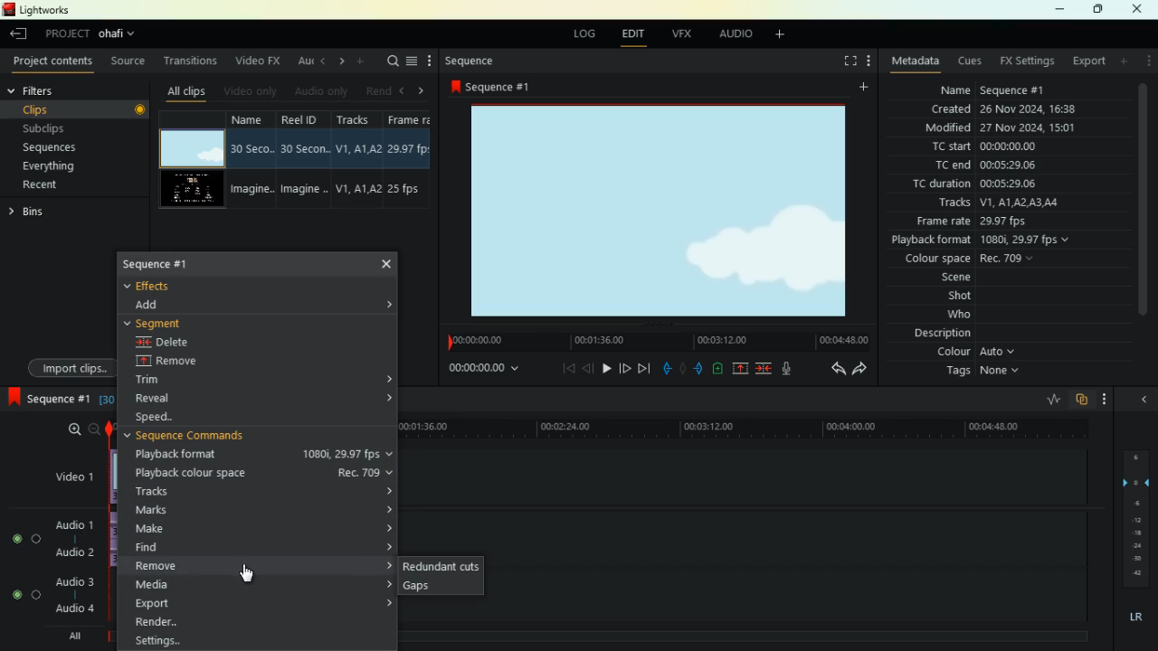 This screenshot has height=651, width=1158. Describe the element at coordinates (365, 62) in the screenshot. I see `more` at that location.